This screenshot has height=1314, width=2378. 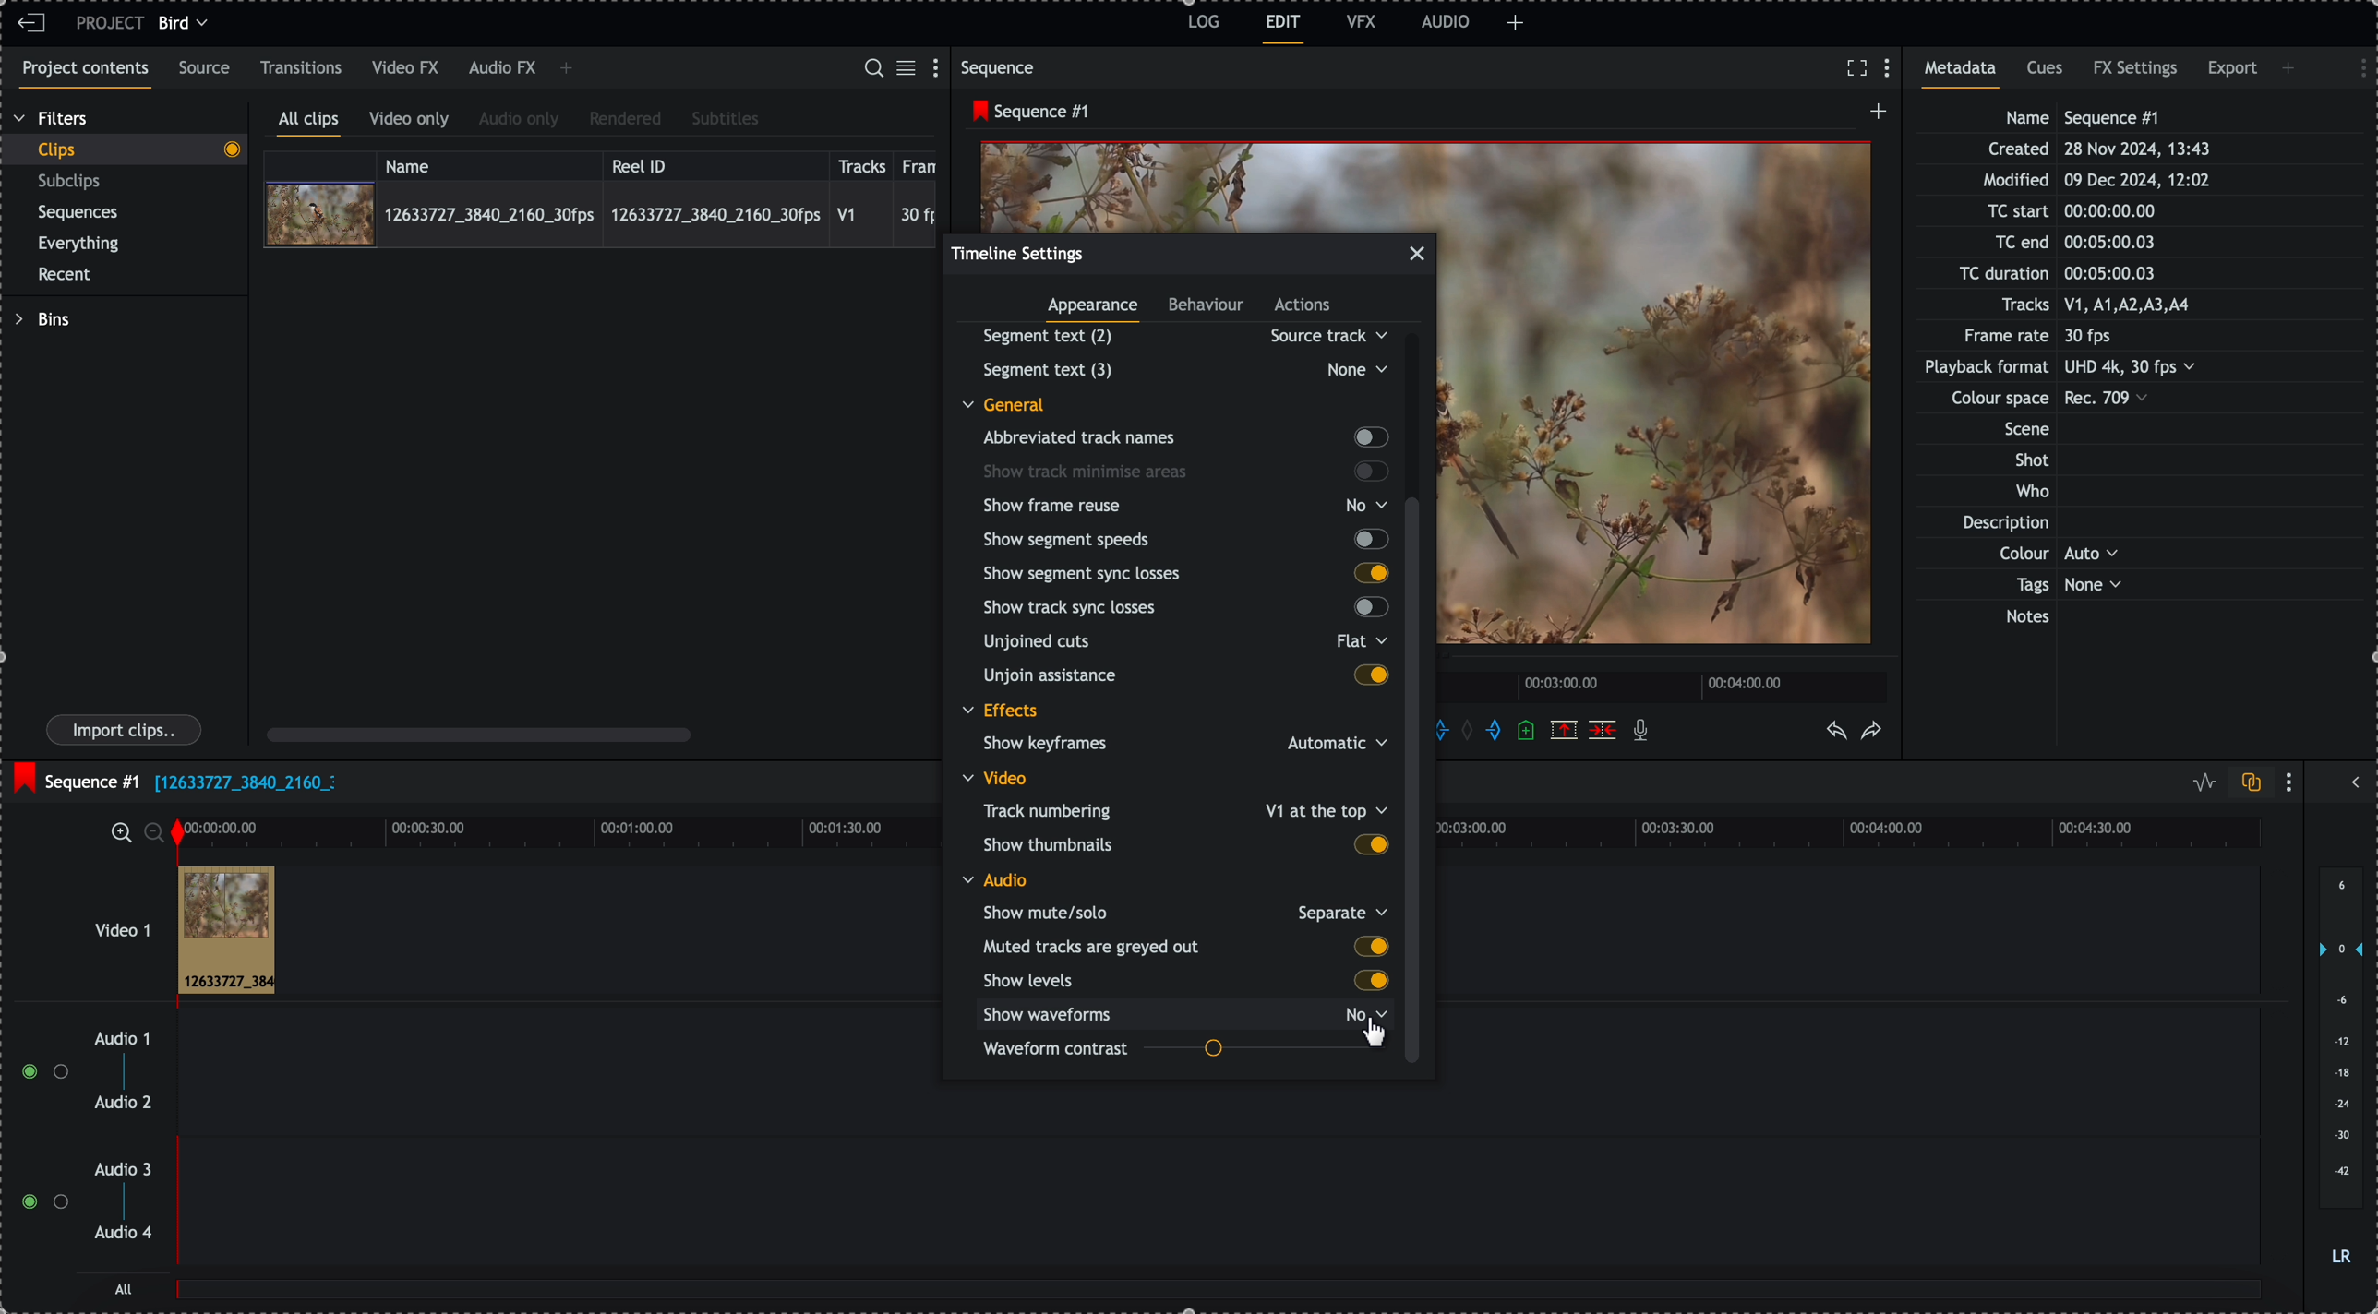 What do you see at coordinates (1217, 1113) in the screenshot?
I see `track audio` at bounding box center [1217, 1113].